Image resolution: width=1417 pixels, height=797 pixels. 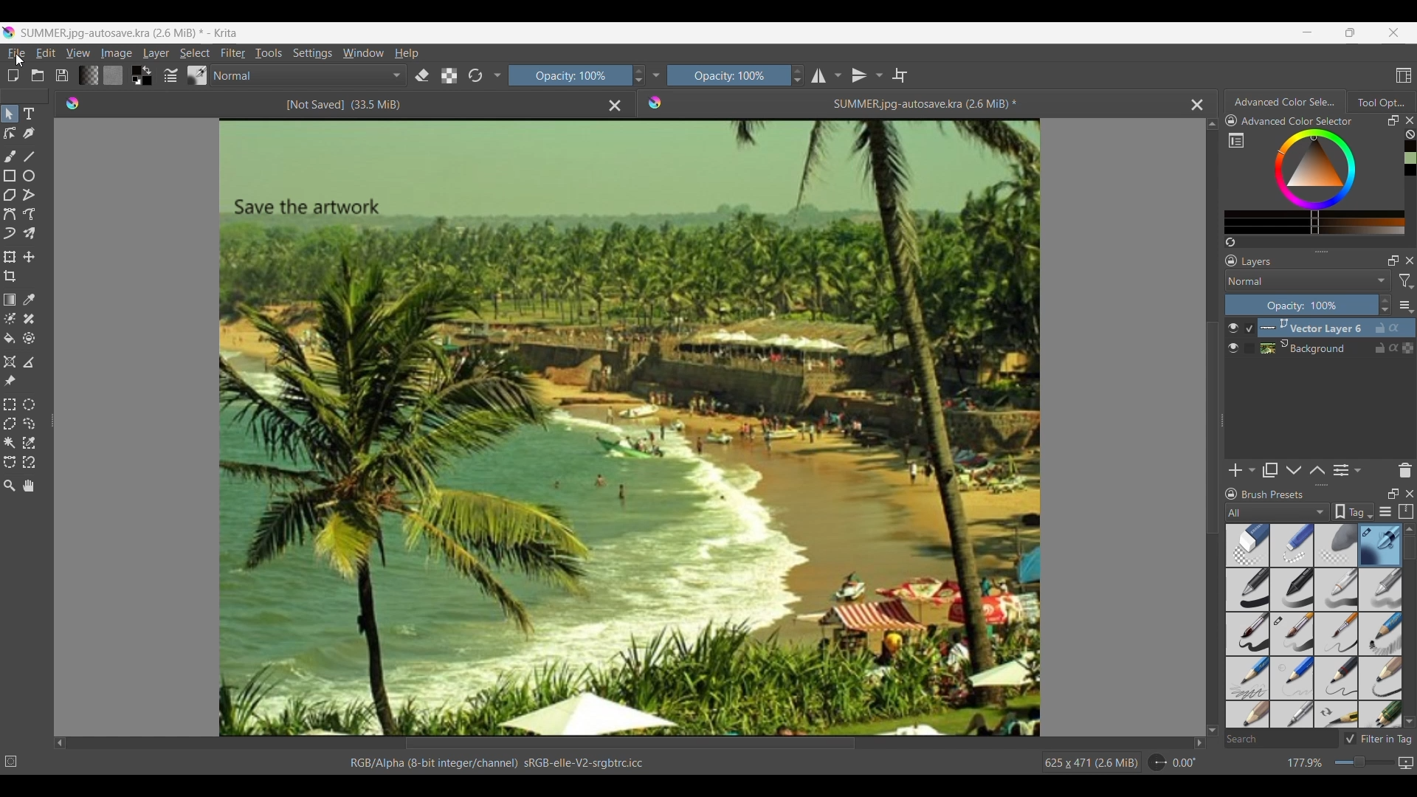 I want to click on Reset to original preset, so click(x=475, y=76).